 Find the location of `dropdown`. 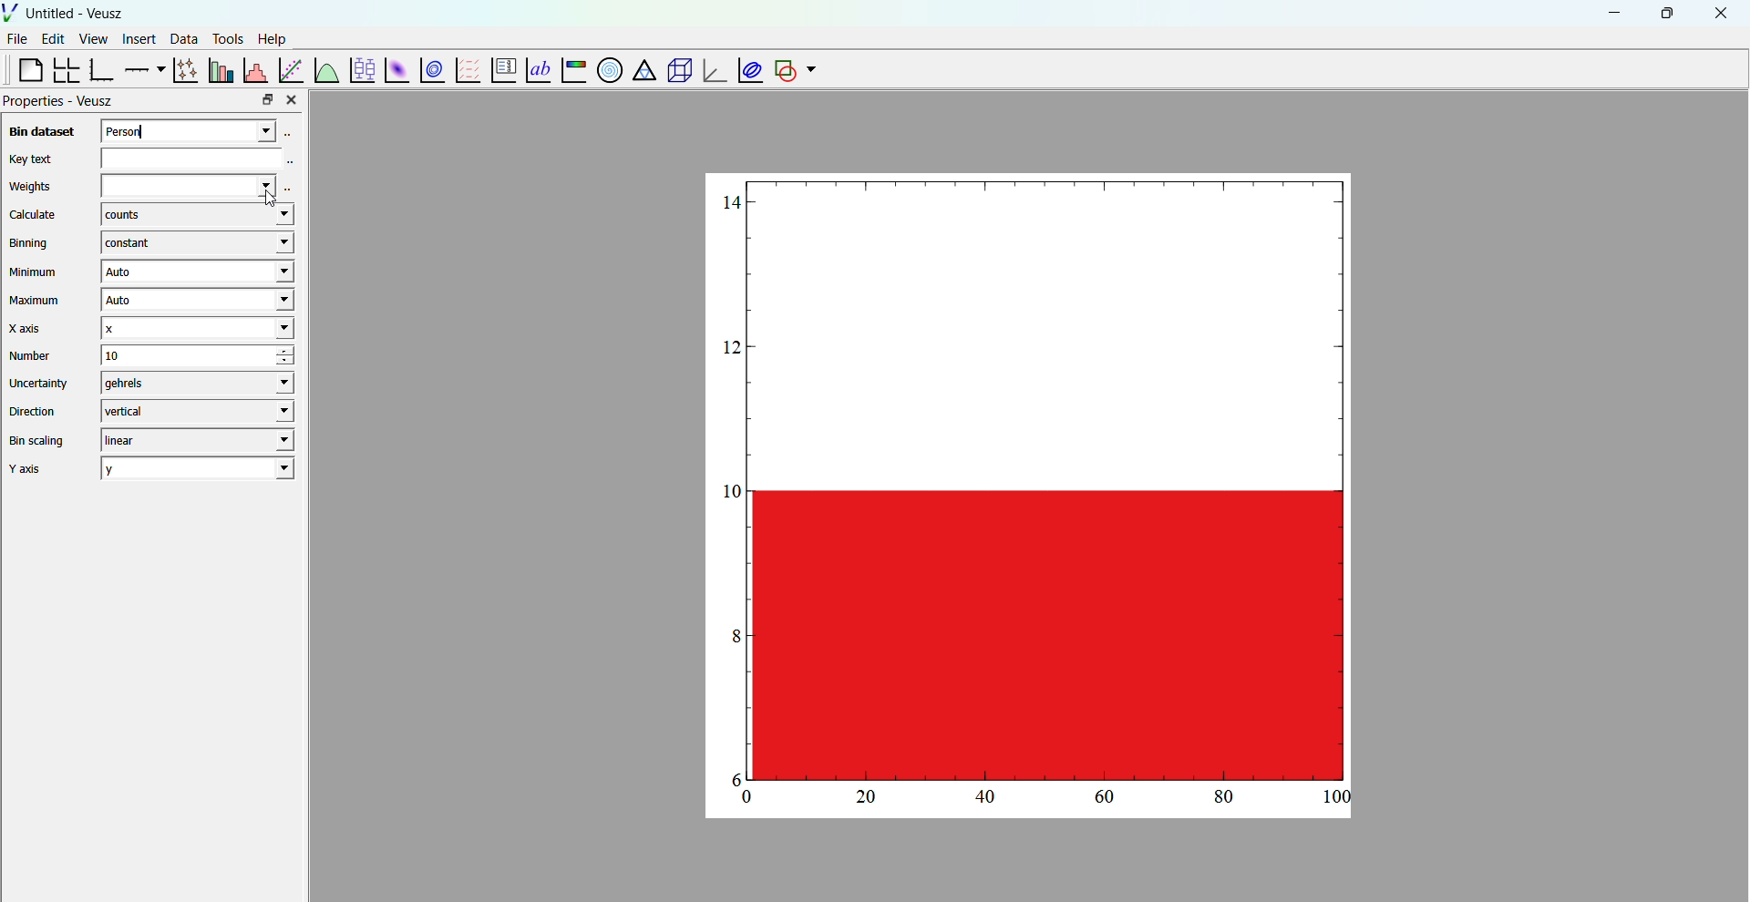

dropdown is located at coordinates (811, 70).